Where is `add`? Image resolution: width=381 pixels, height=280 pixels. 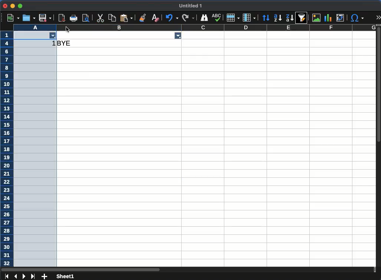 add is located at coordinates (44, 276).